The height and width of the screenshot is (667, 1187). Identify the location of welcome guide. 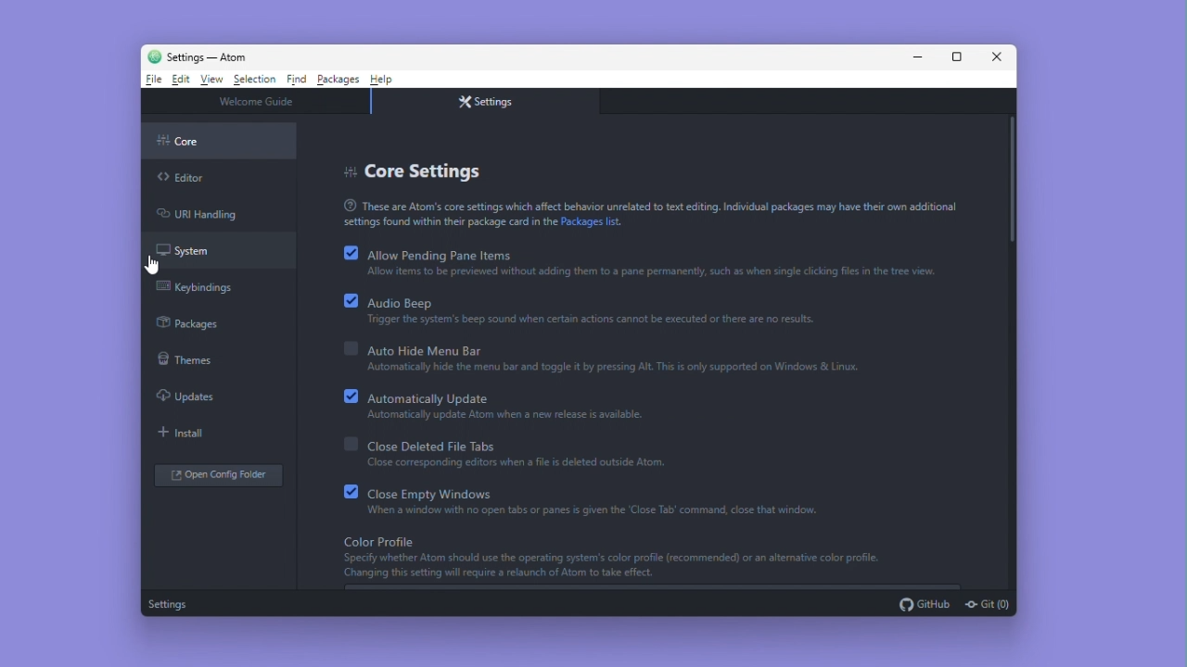
(261, 100).